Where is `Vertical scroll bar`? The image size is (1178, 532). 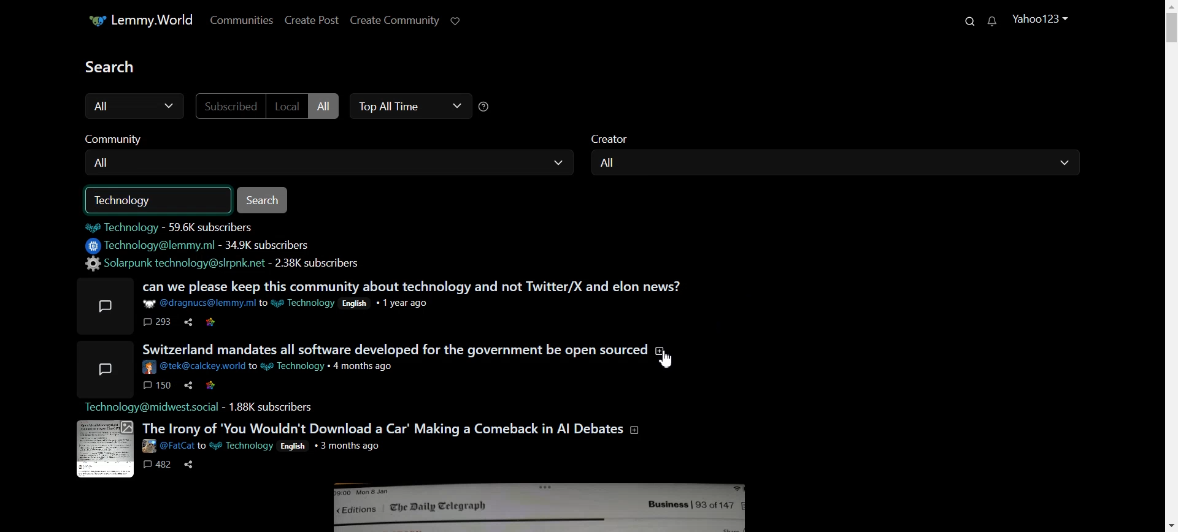 Vertical scroll bar is located at coordinates (1171, 266).